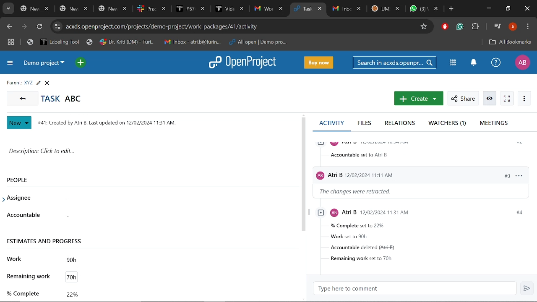 The width and height of the screenshot is (537, 302). Describe the element at coordinates (23, 215) in the screenshot. I see `accountable` at that location.